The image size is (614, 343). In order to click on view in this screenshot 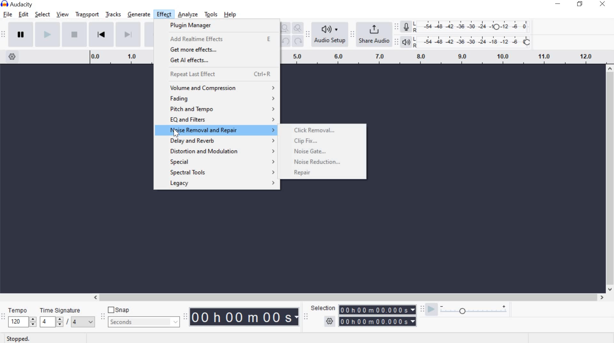, I will do `click(63, 14)`.